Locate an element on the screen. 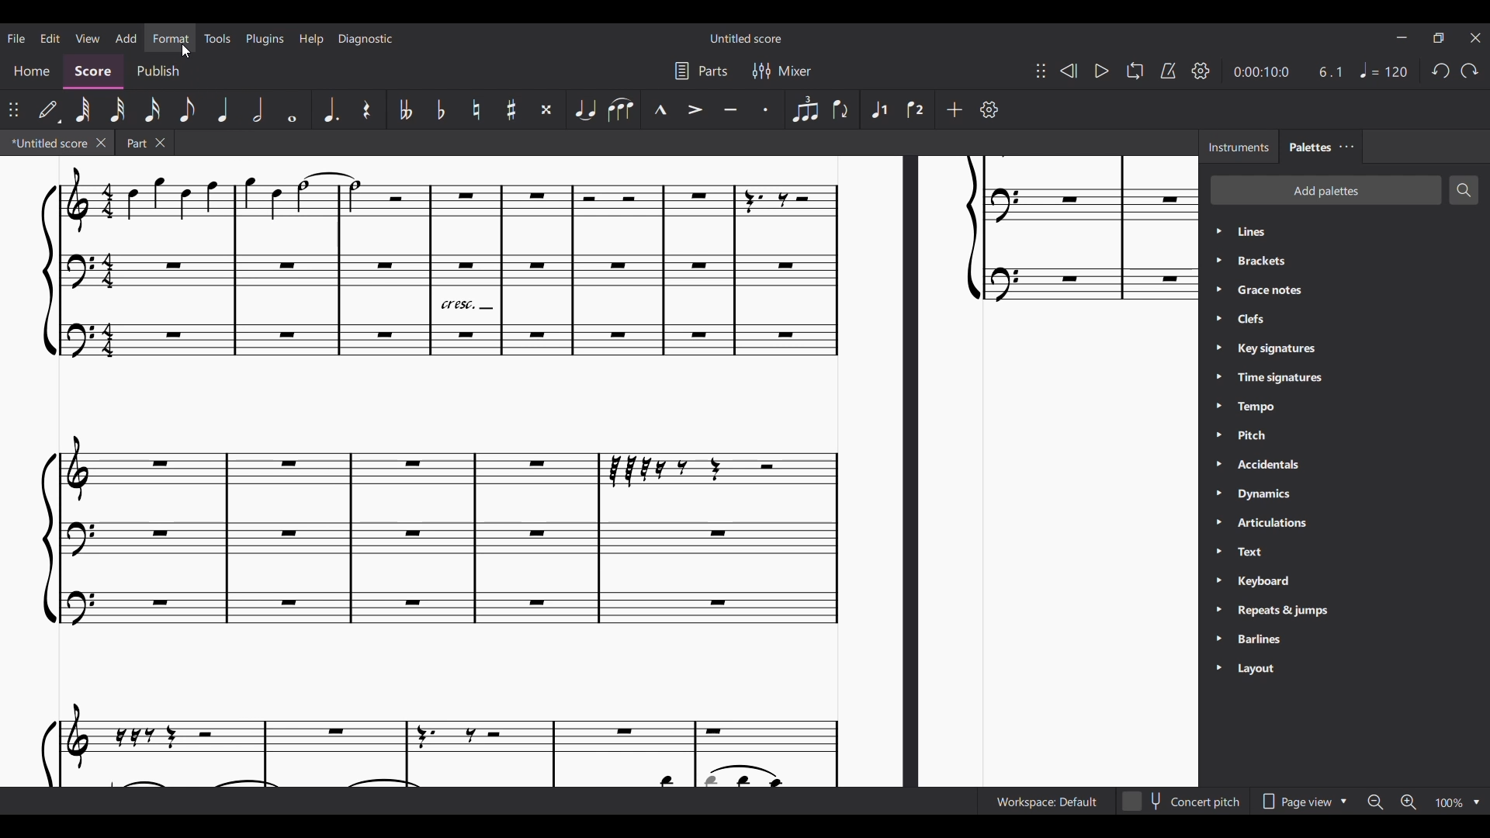  Current duration and ratio is located at coordinates (1287, 71).